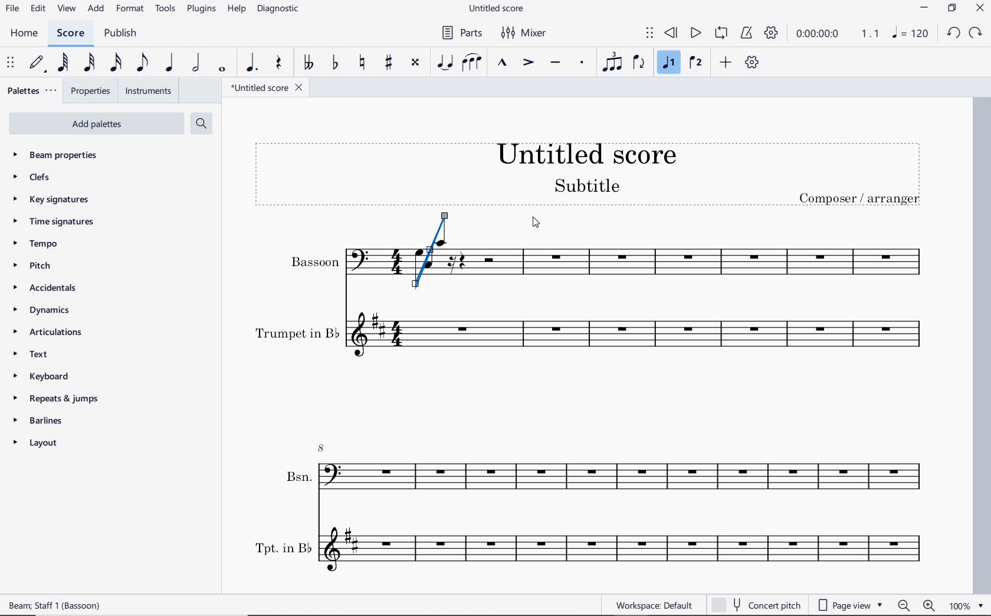  What do you see at coordinates (592, 170) in the screenshot?
I see `title` at bounding box center [592, 170].